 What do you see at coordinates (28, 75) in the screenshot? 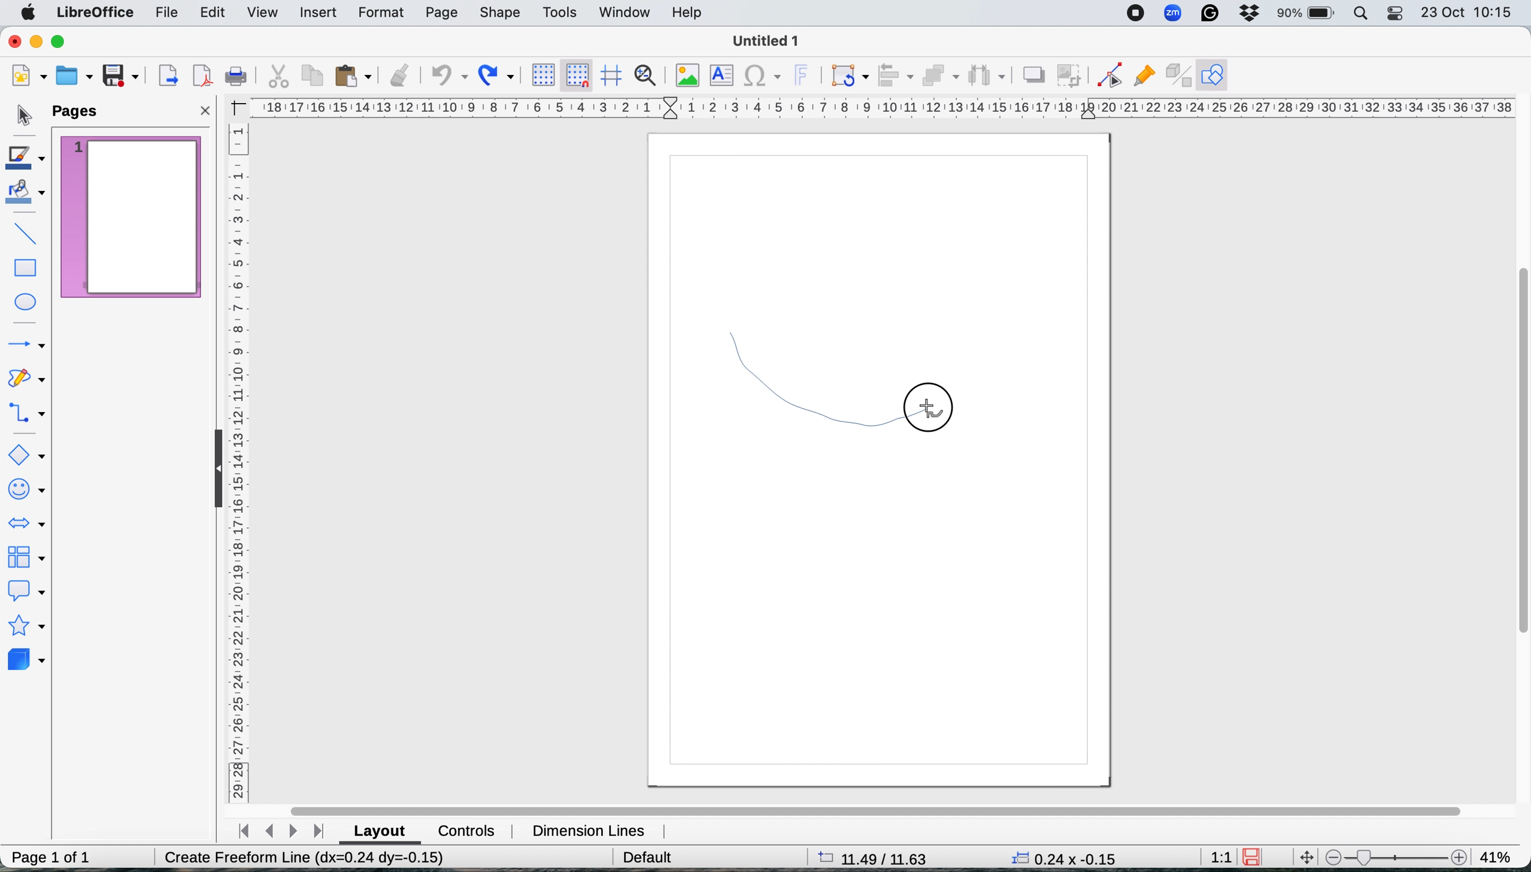
I see `new` at bounding box center [28, 75].